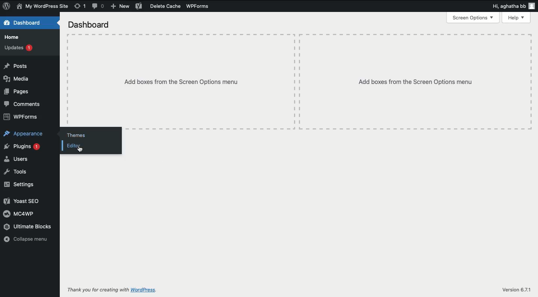 The width and height of the screenshot is (538, 297). I want to click on Pagees, so click(19, 93).